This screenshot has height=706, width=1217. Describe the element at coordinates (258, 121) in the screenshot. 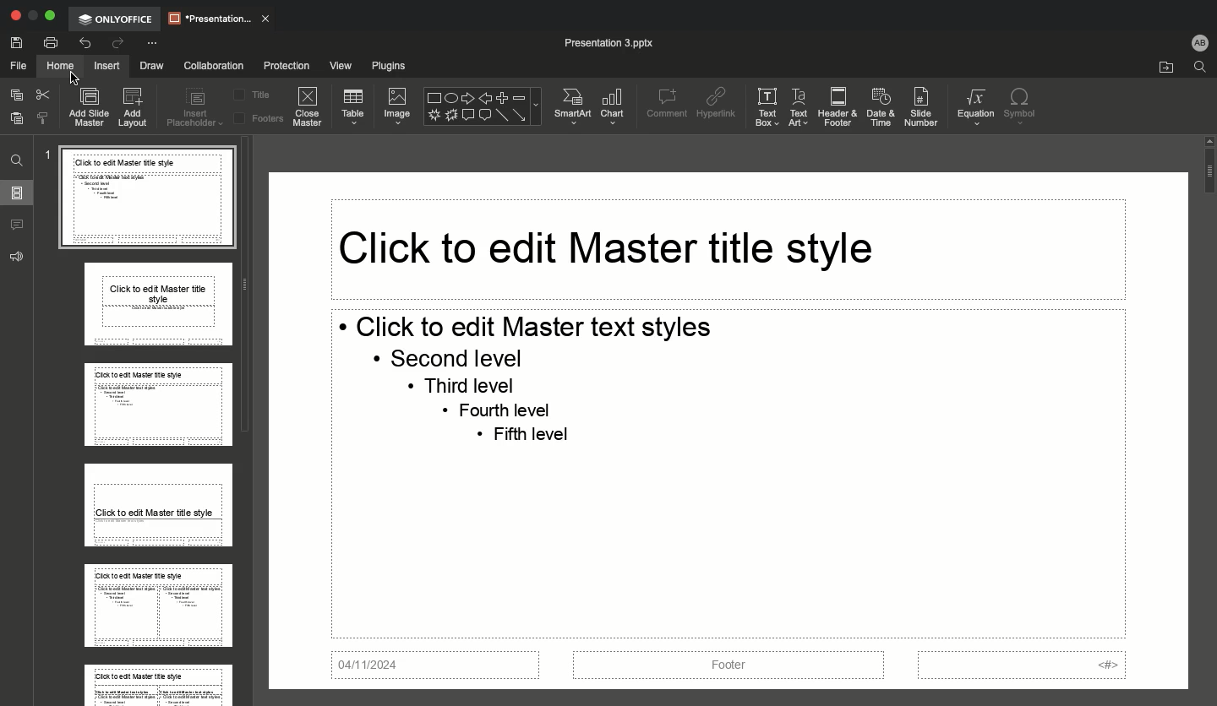

I see `Footers` at that location.